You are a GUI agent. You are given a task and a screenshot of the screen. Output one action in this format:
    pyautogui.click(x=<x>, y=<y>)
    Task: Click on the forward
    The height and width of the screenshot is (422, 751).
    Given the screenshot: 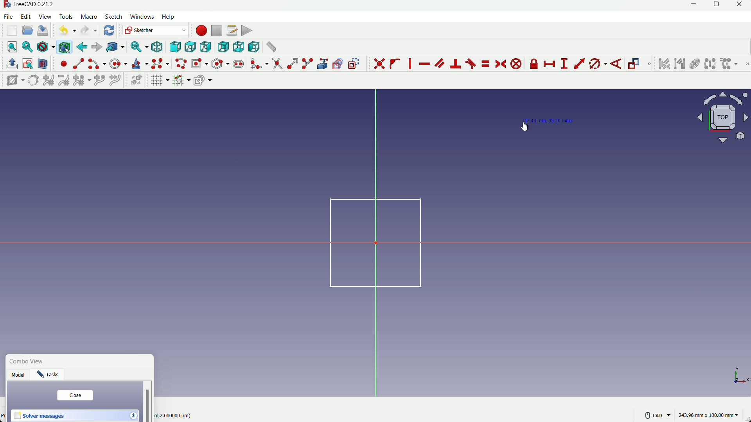 What is the action you would take?
    pyautogui.click(x=97, y=47)
    